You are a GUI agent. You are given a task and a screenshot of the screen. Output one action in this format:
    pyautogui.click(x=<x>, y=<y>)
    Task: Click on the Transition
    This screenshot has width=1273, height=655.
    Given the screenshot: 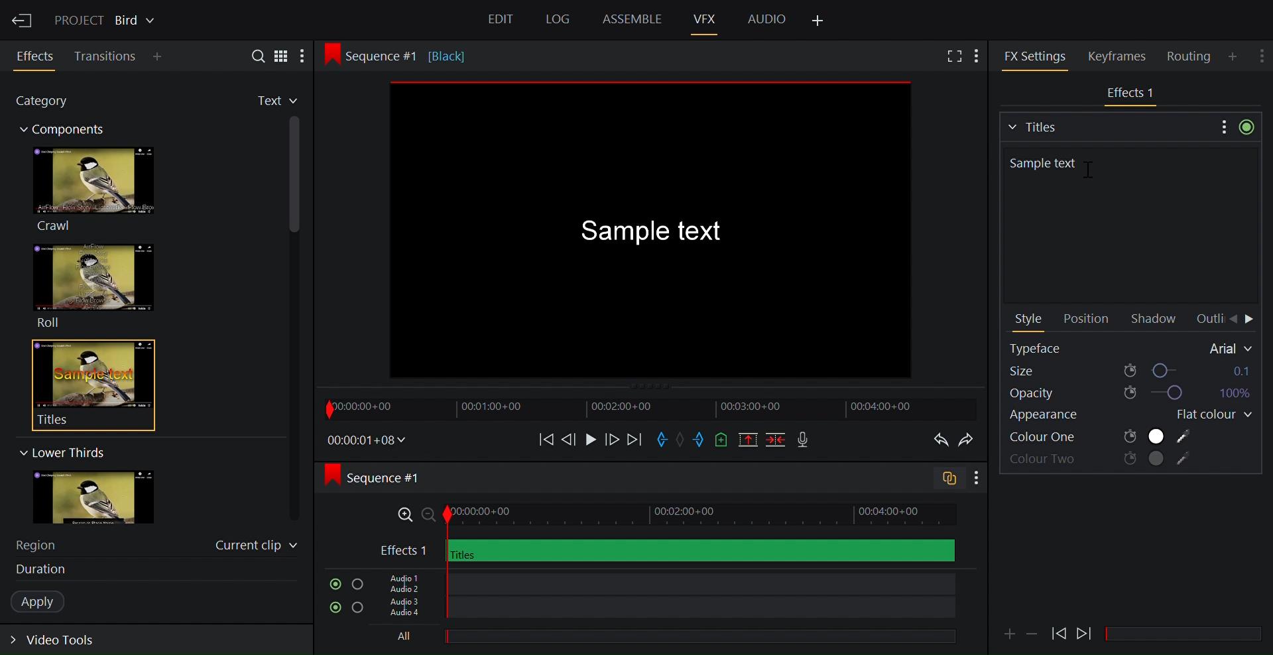 What is the action you would take?
    pyautogui.click(x=106, y=56)
    